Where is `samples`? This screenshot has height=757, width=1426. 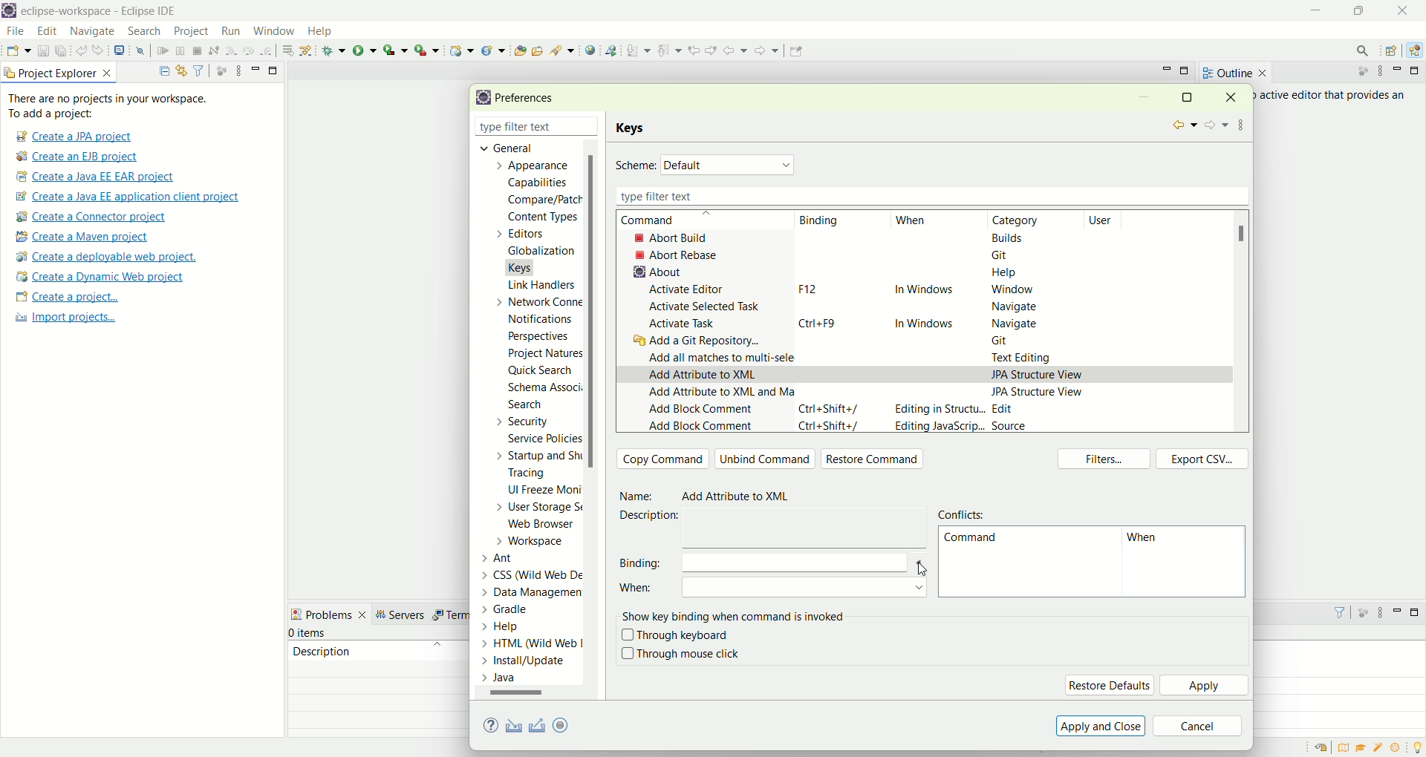
samples is located at coordinates (1380, 747).